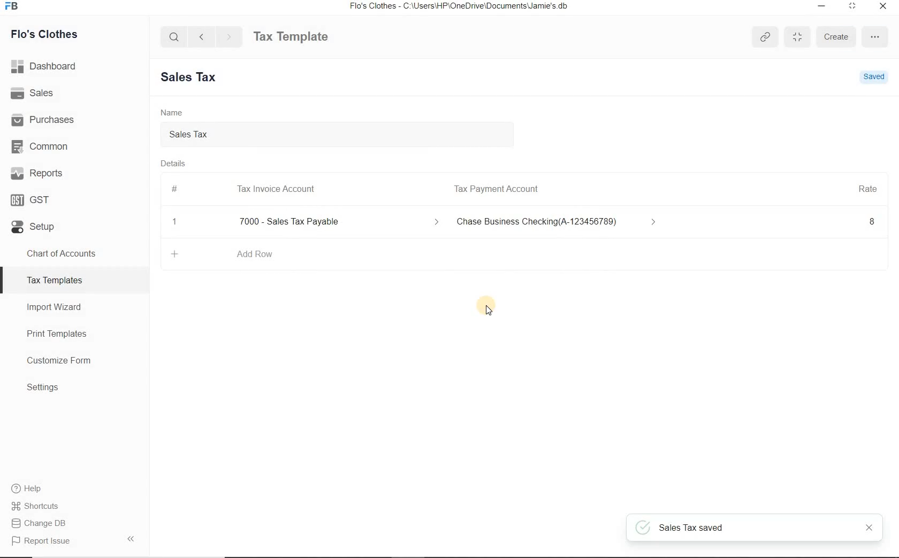 Image resolution: width=899 pixels, height=558 pixels. Describe the element at coordinates (458, 6) in the screenshot. I see `Flo's Clothes - C:\Users\HP\OneDrive\Documents\Jamie's db` at that location.